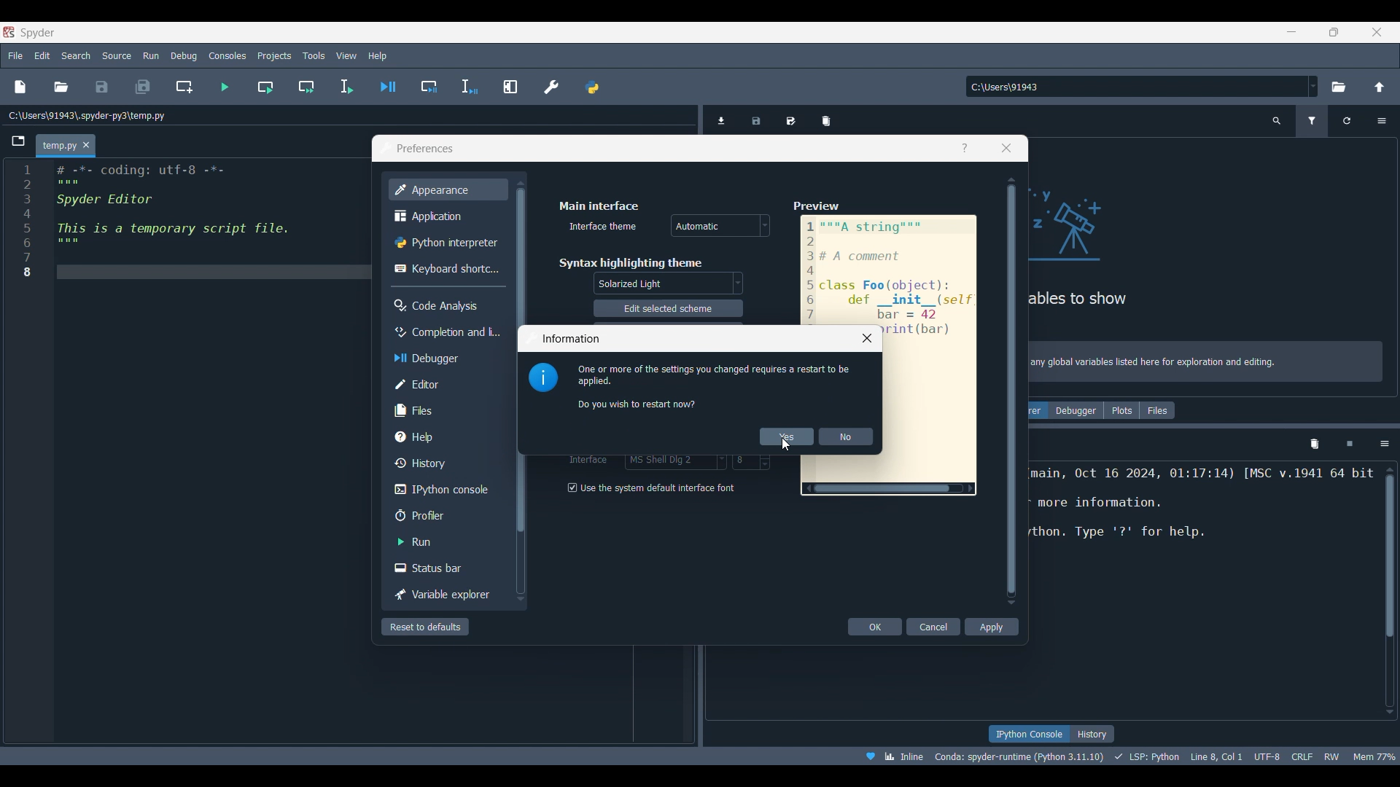 The image size is (1400, 787). What do you see at coordinates (446, 436) in the screenshot?
I see `Help` at bounding box center [446, 436].